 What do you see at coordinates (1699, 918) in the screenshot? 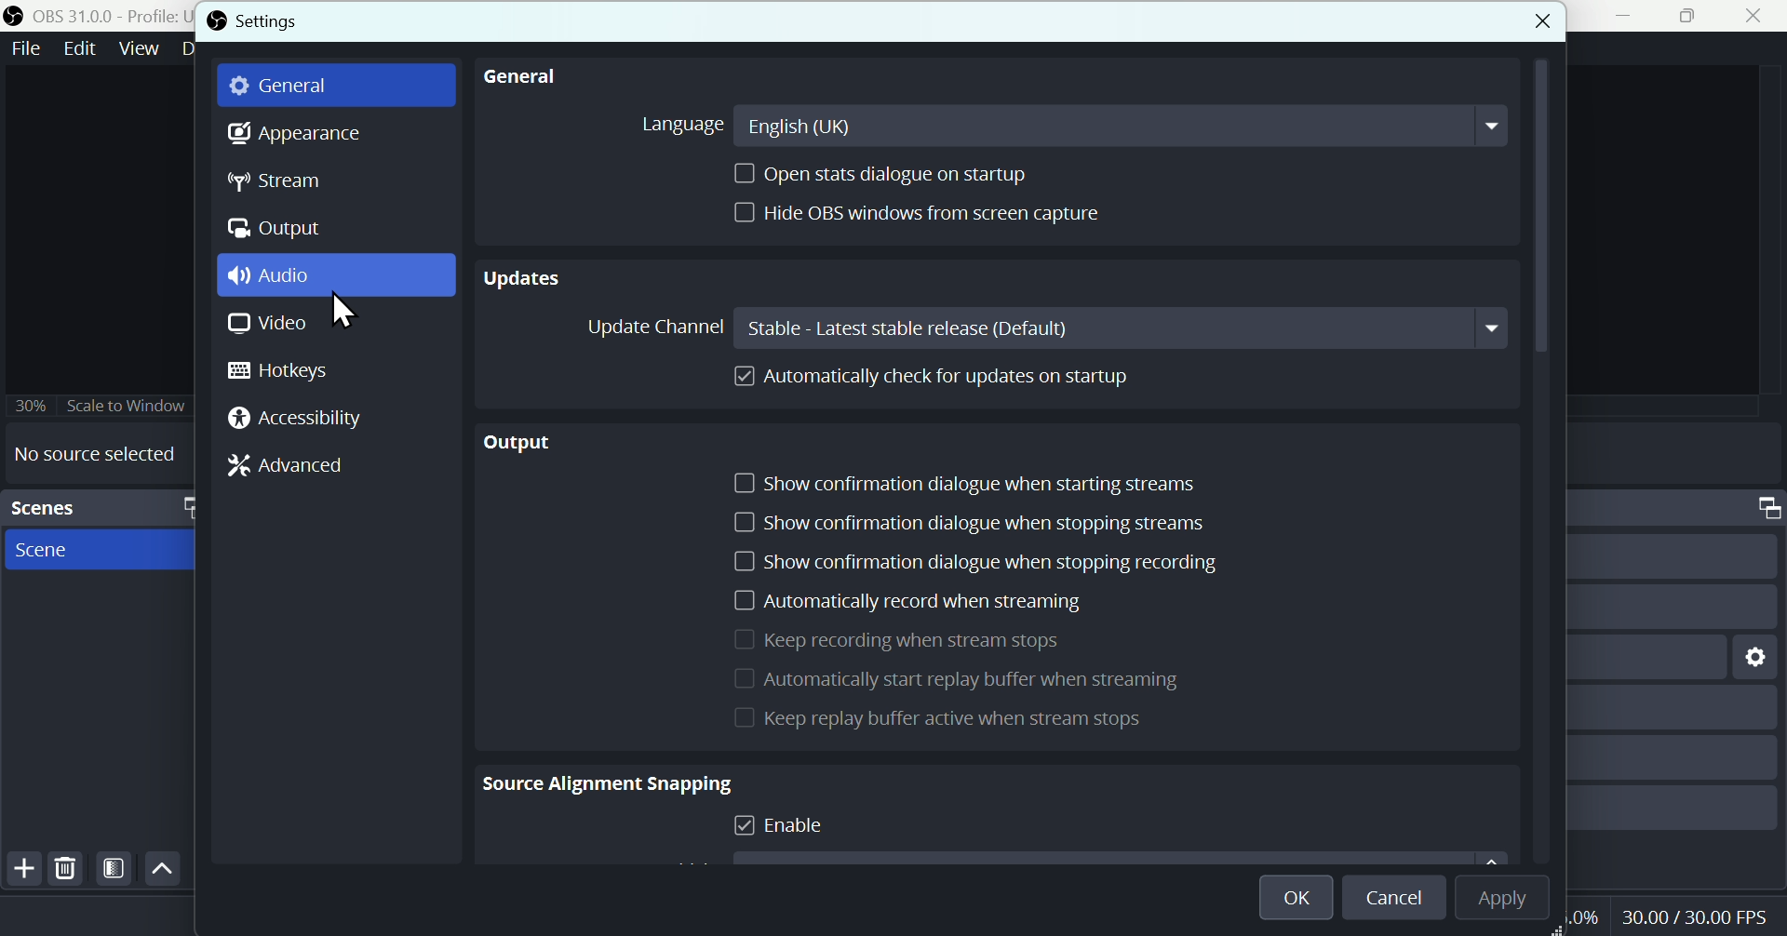
I see `Performance bar` at bounding box center [1699, 918].